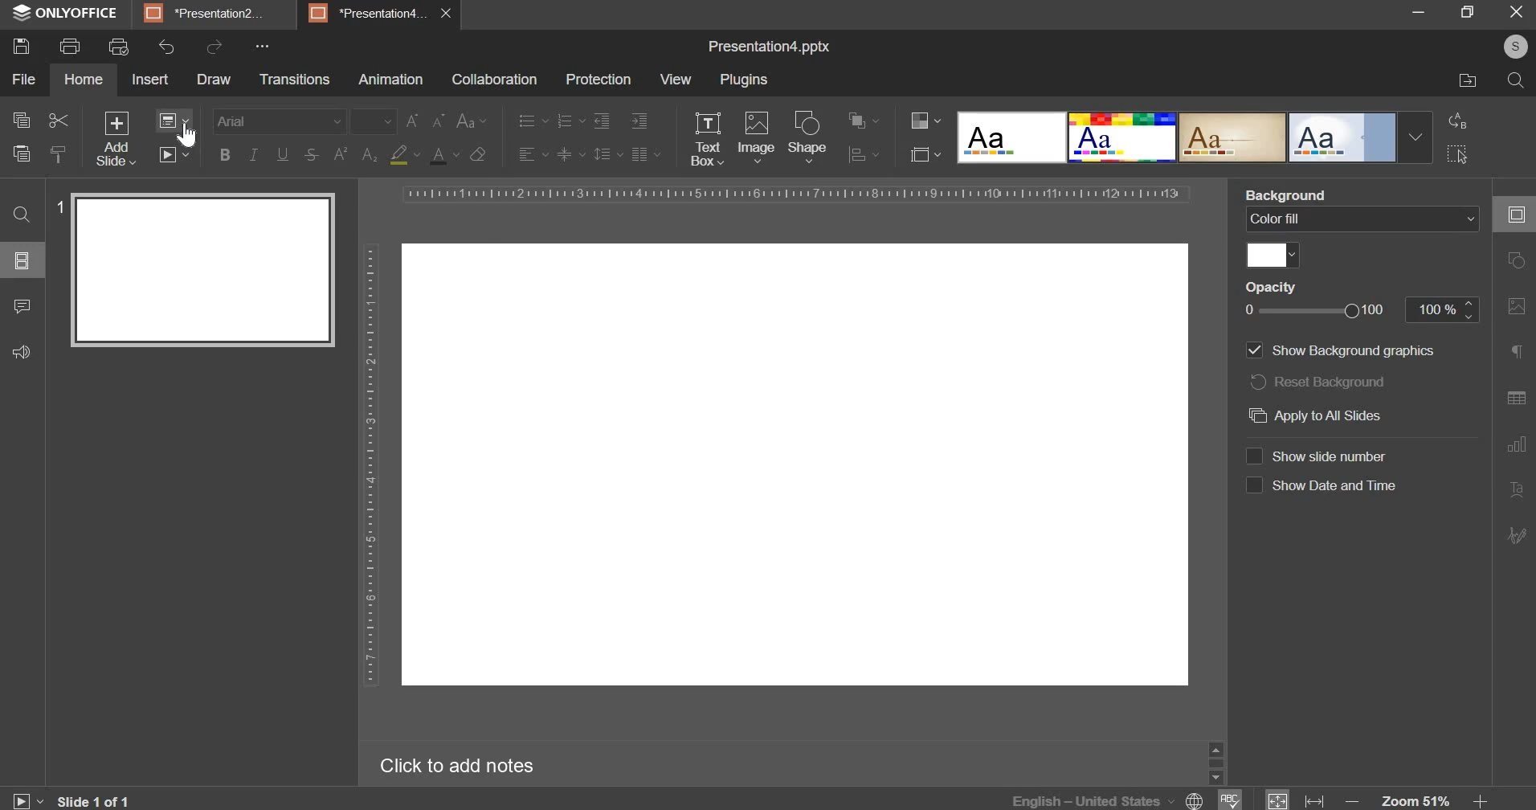 The height and width of the screenshot is (810, 1536). I want to click on font size, so click(374, 121).